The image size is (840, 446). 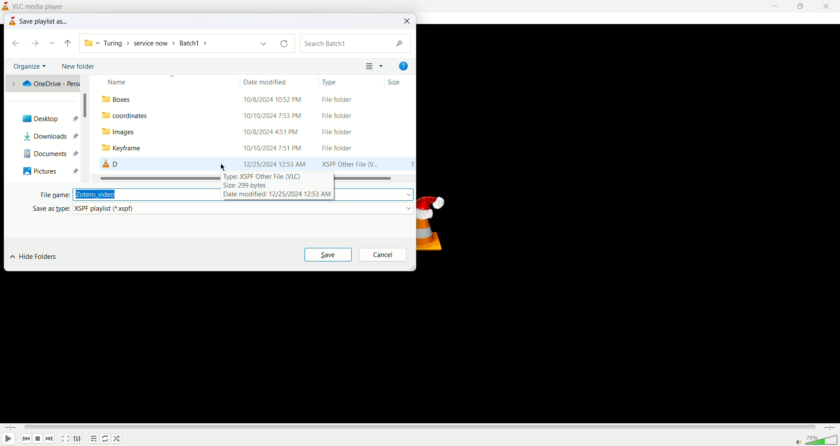 I want to click on Backward, so click(x=67, y=43).